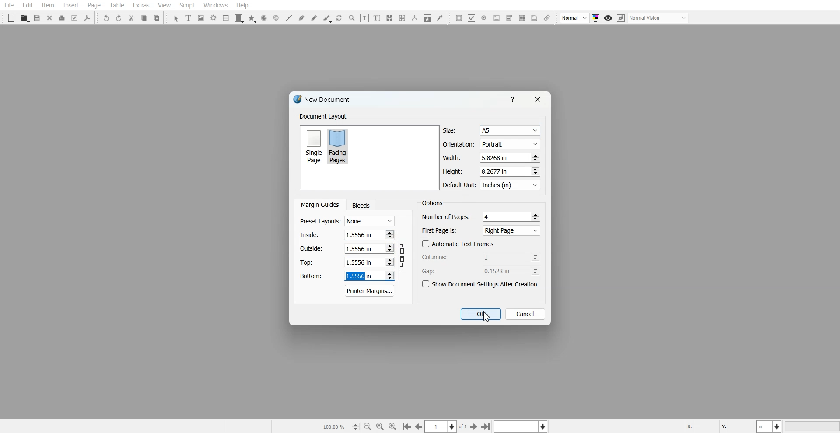 The image size is (840, 433). I want to click on 0.1528 in, so click(500, 271).